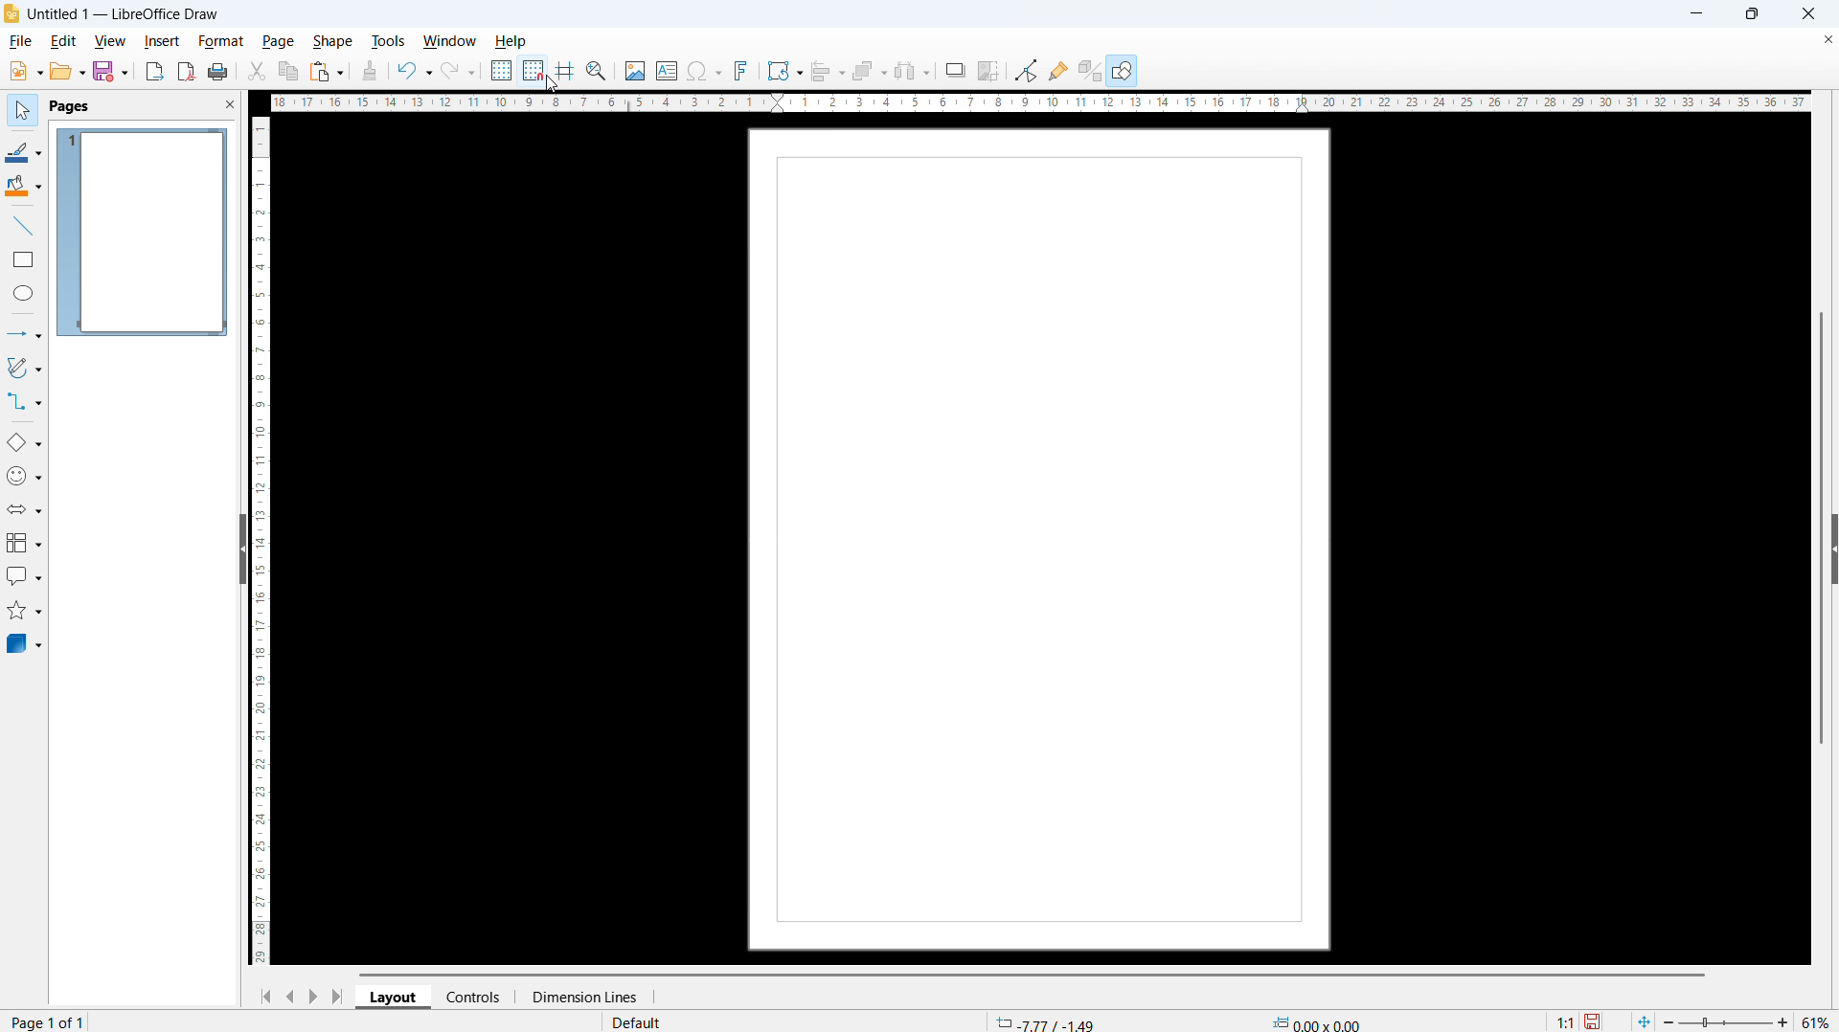 The image size is (1839, 1032). What do you see at coordinates (122, 15) in the screenshot?
I see `Untitled1 - LibreOffice Draw` at bounding box center [122, 15].